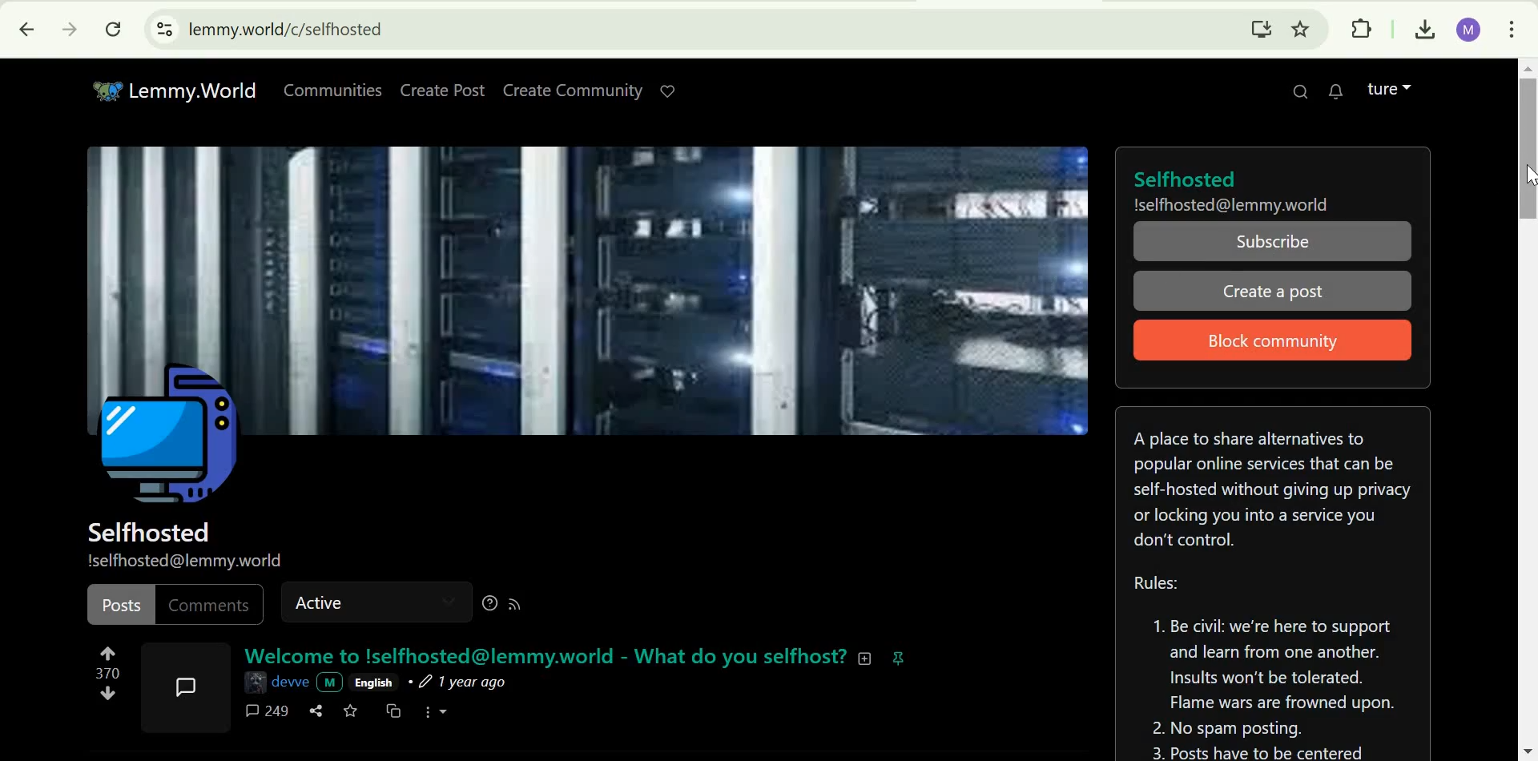 The image size is (1538, 761). I want to click on English, so click(373, 683).